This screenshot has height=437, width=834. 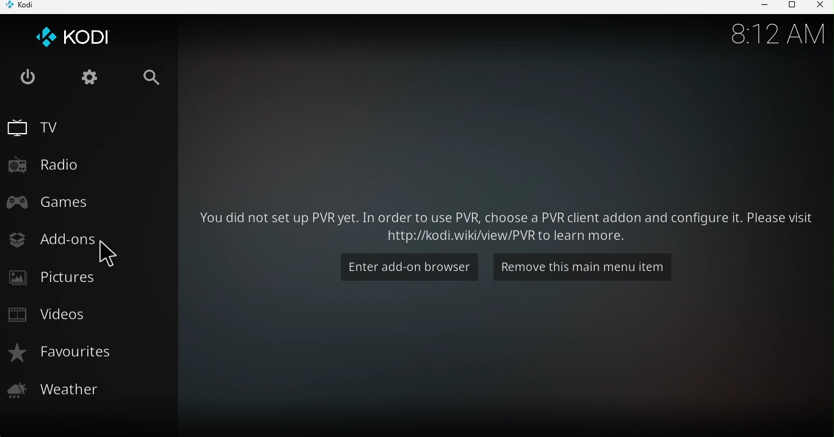 I want to click on Remove this main menu item, so click(x=577, y=265).